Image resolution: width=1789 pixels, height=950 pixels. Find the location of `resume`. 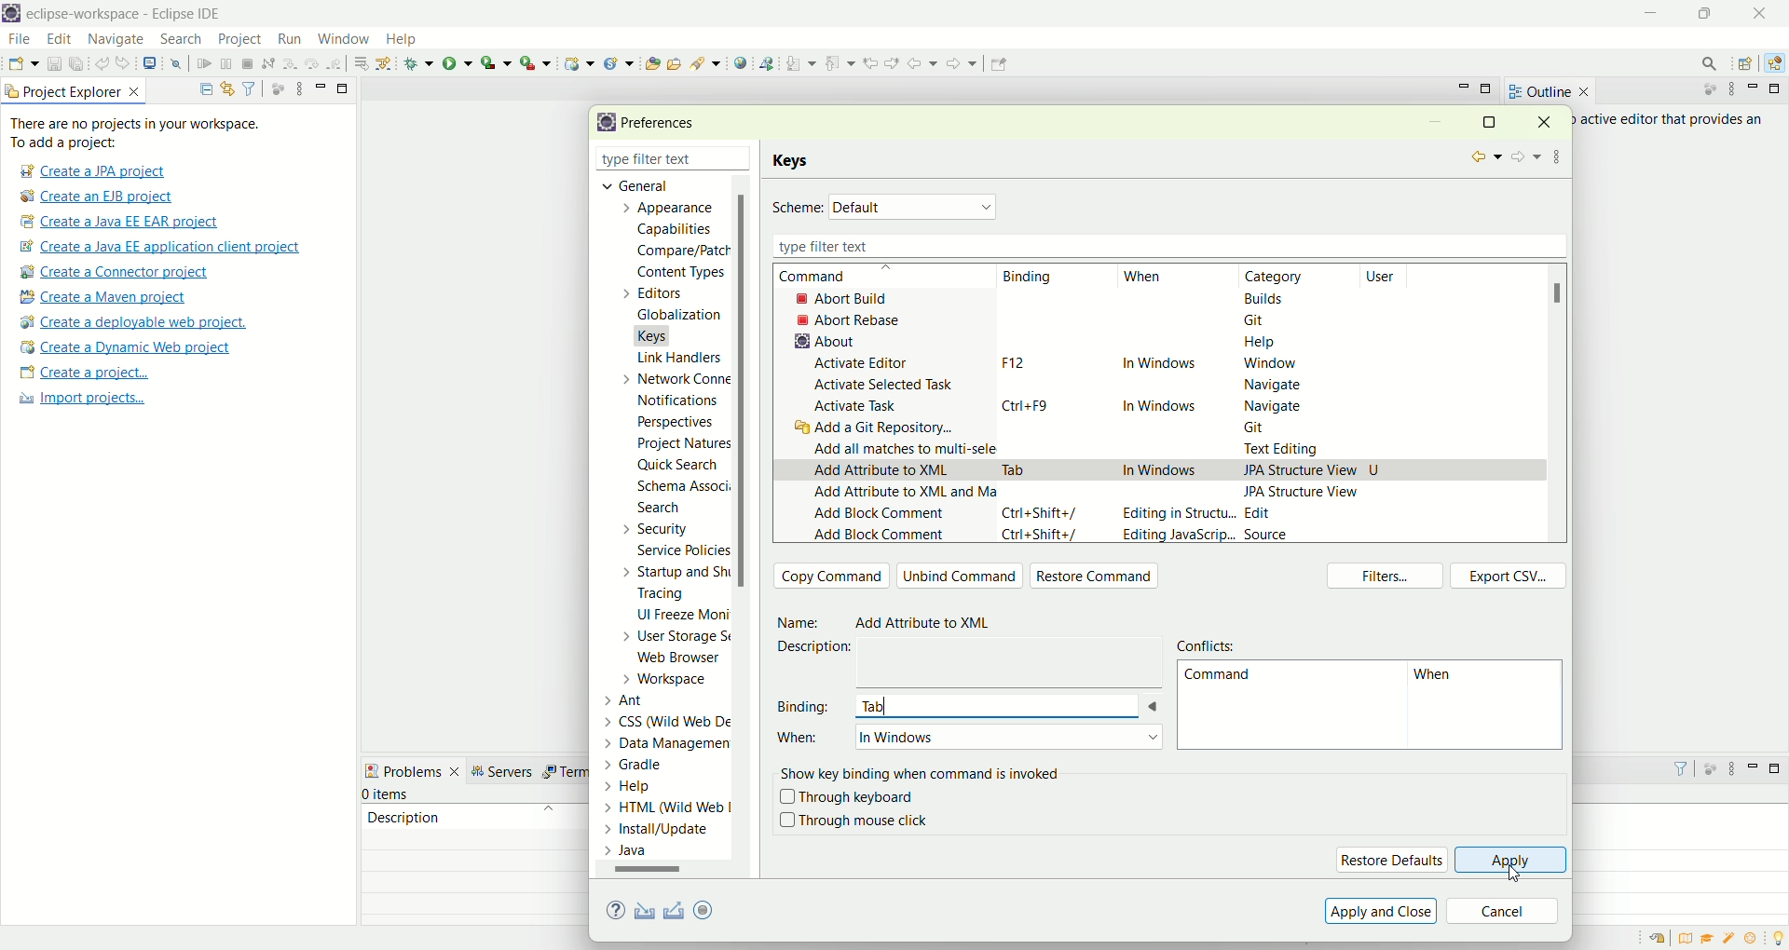

resume is located at coordinates (205, 65).